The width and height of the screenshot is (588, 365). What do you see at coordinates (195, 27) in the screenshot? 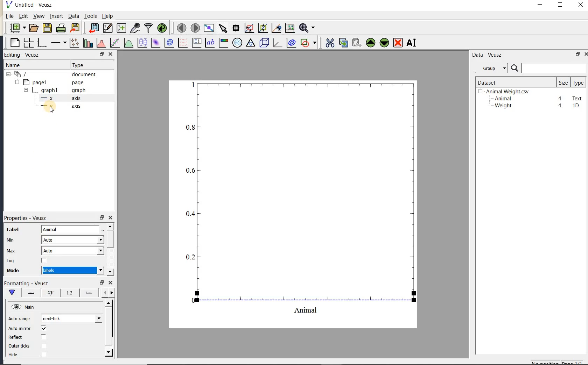
I see `move to the next page` at bounding box center [195, 27].